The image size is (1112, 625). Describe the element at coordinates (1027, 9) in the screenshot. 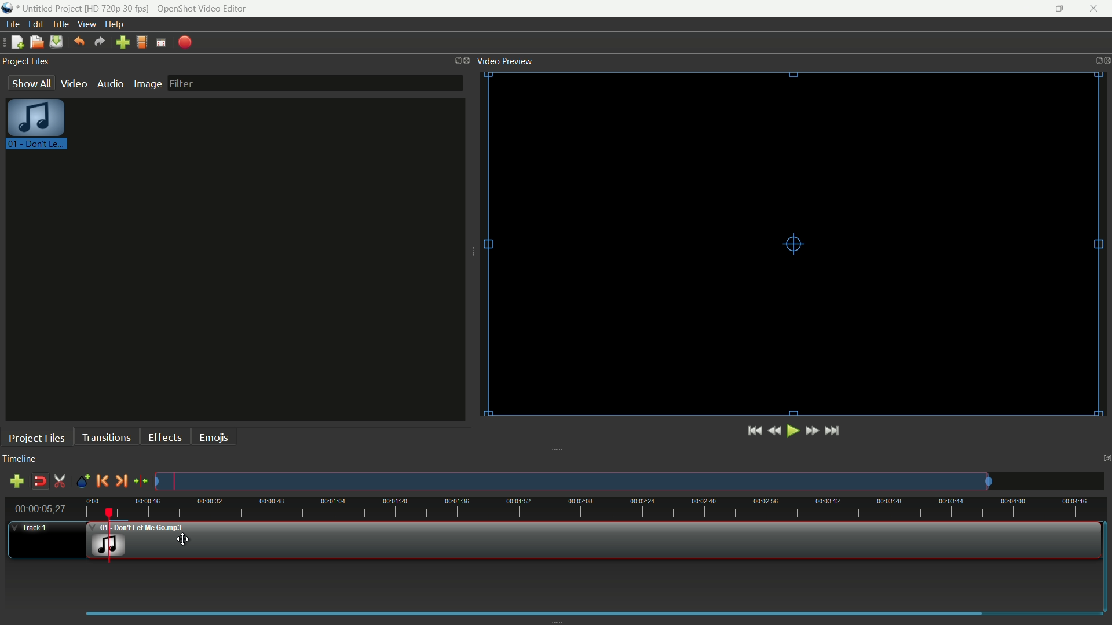

I see `minimize` at that location.